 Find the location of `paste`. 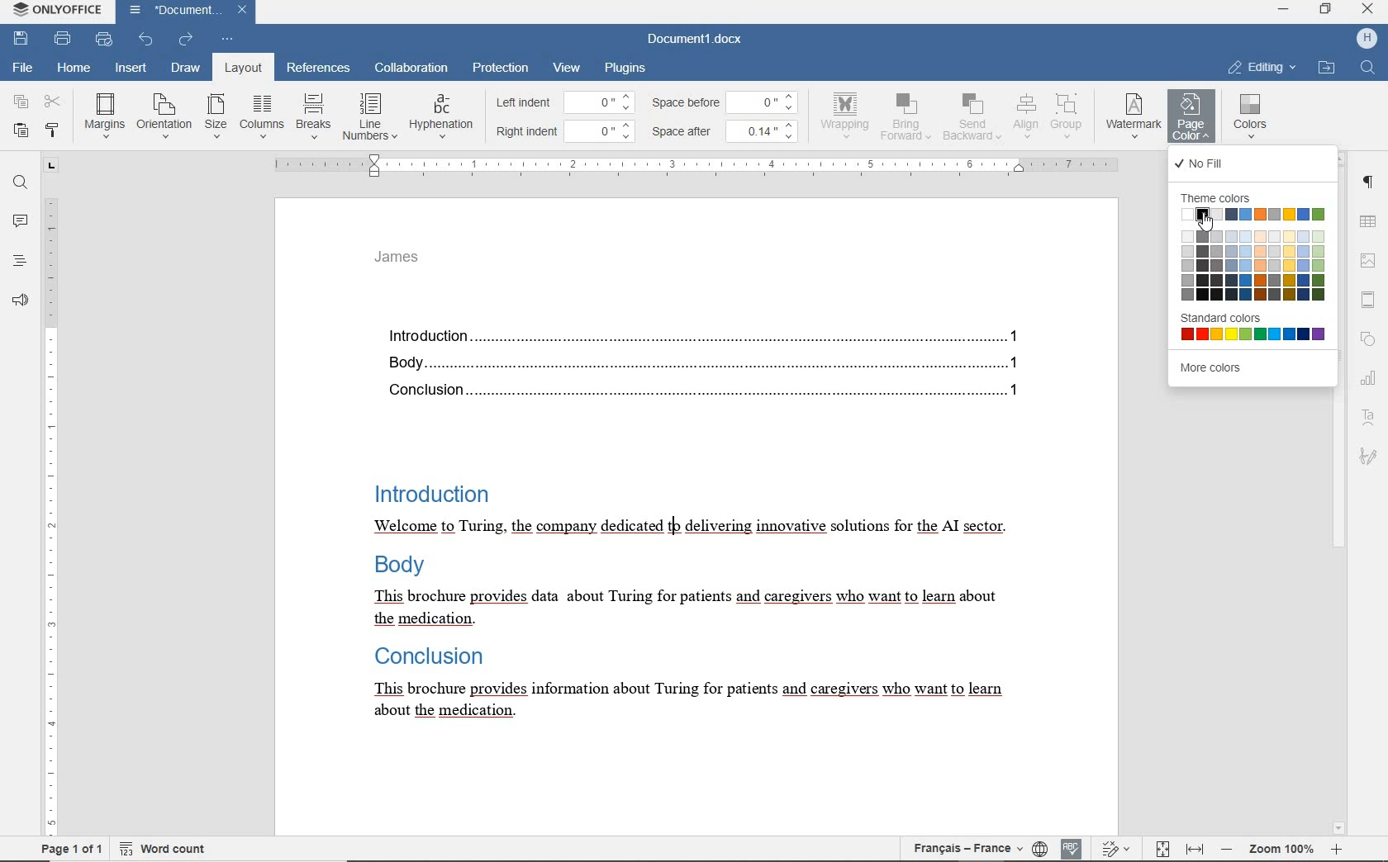

paste is located at coordinates (19, 130).